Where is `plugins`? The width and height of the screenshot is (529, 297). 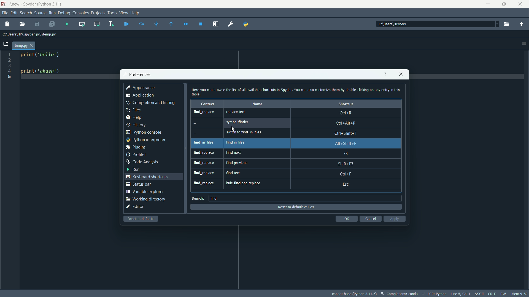
plugins is located at coordinates (137, 147).